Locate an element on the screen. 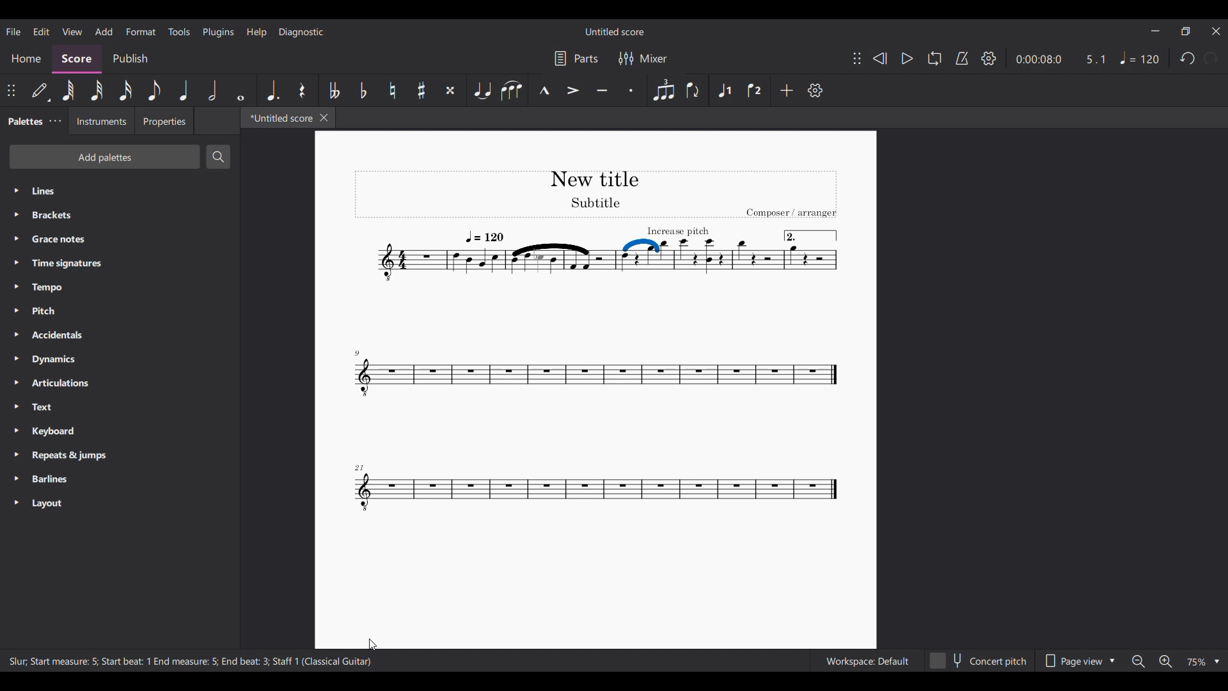  Layout is located at coordinates (120, 503).